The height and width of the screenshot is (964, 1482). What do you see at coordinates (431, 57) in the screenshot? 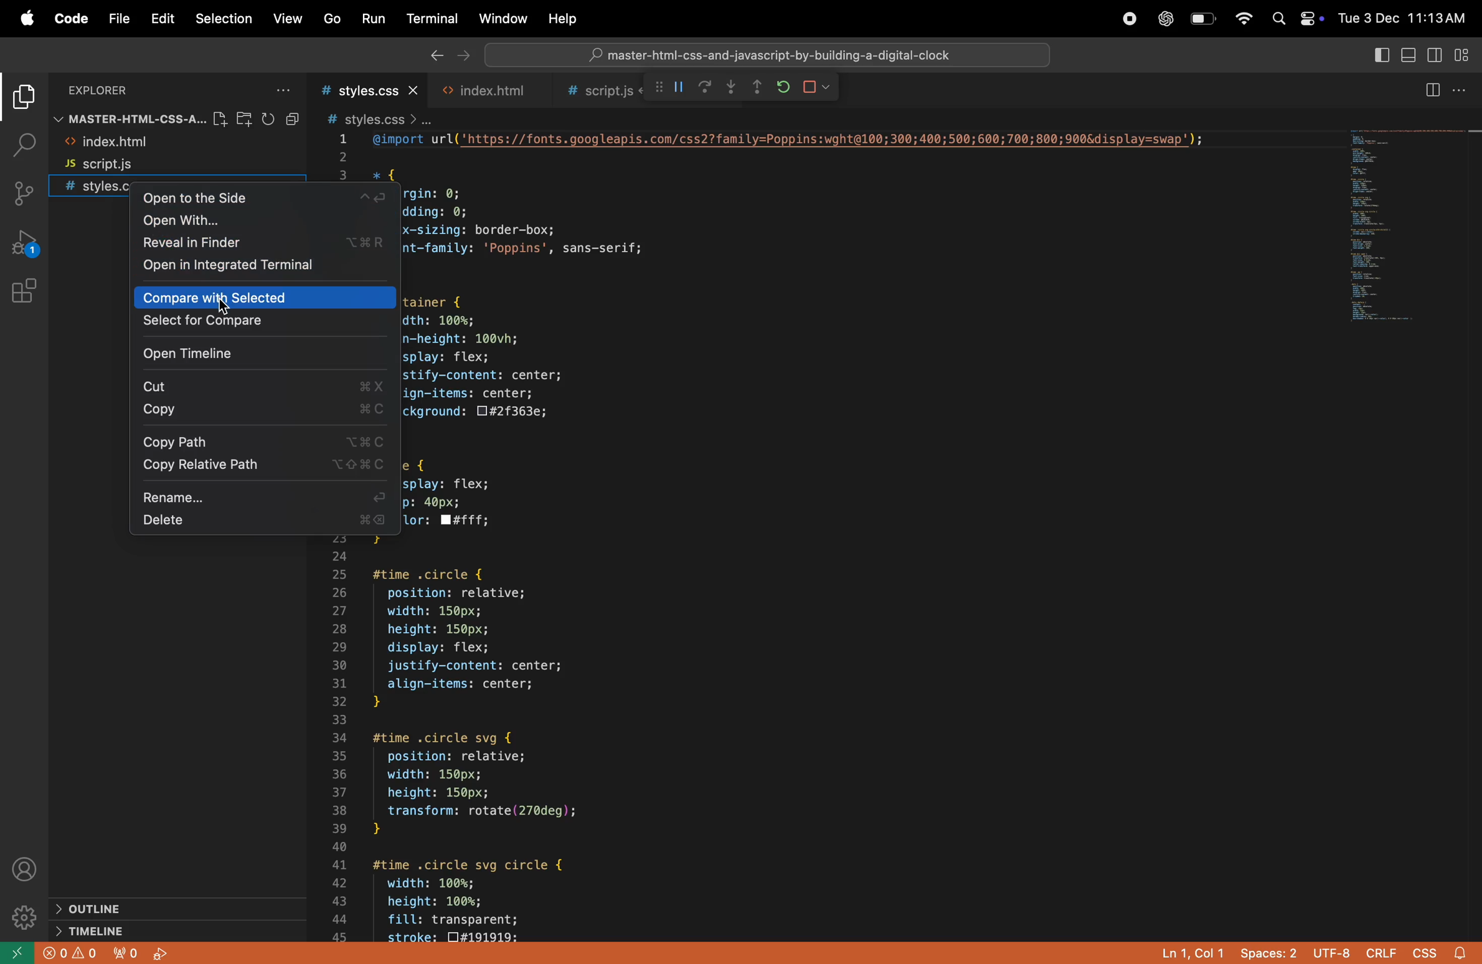
I see `back ward` at bounding box center [431, 57].